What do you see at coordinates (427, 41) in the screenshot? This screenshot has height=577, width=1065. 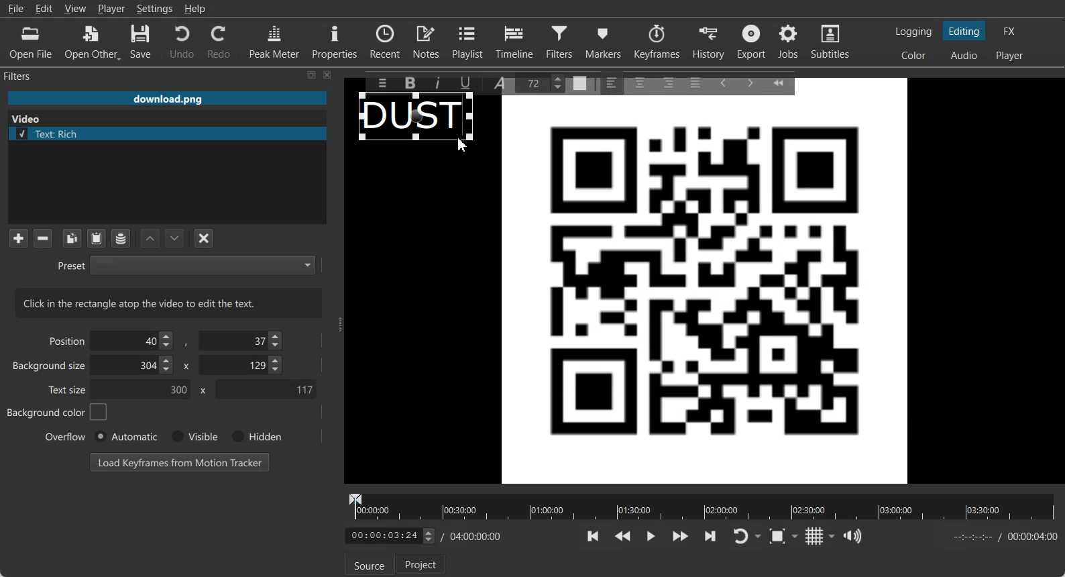 I see `Notes` at bounding box center [427, 41].